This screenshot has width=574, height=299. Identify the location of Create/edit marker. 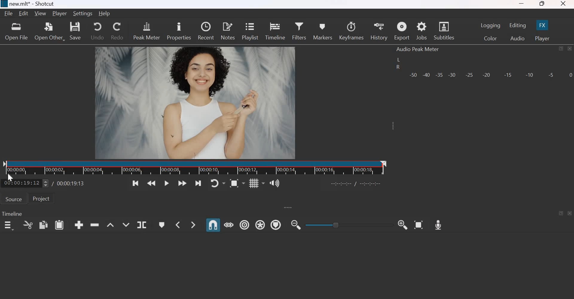
(162, 225).